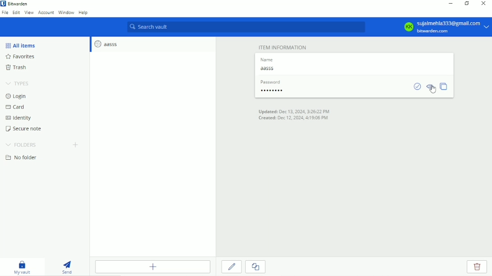 The image size is (492, 276). Describe the element at coordinates (29, 13) in the screenshot. I see `View` at that location.